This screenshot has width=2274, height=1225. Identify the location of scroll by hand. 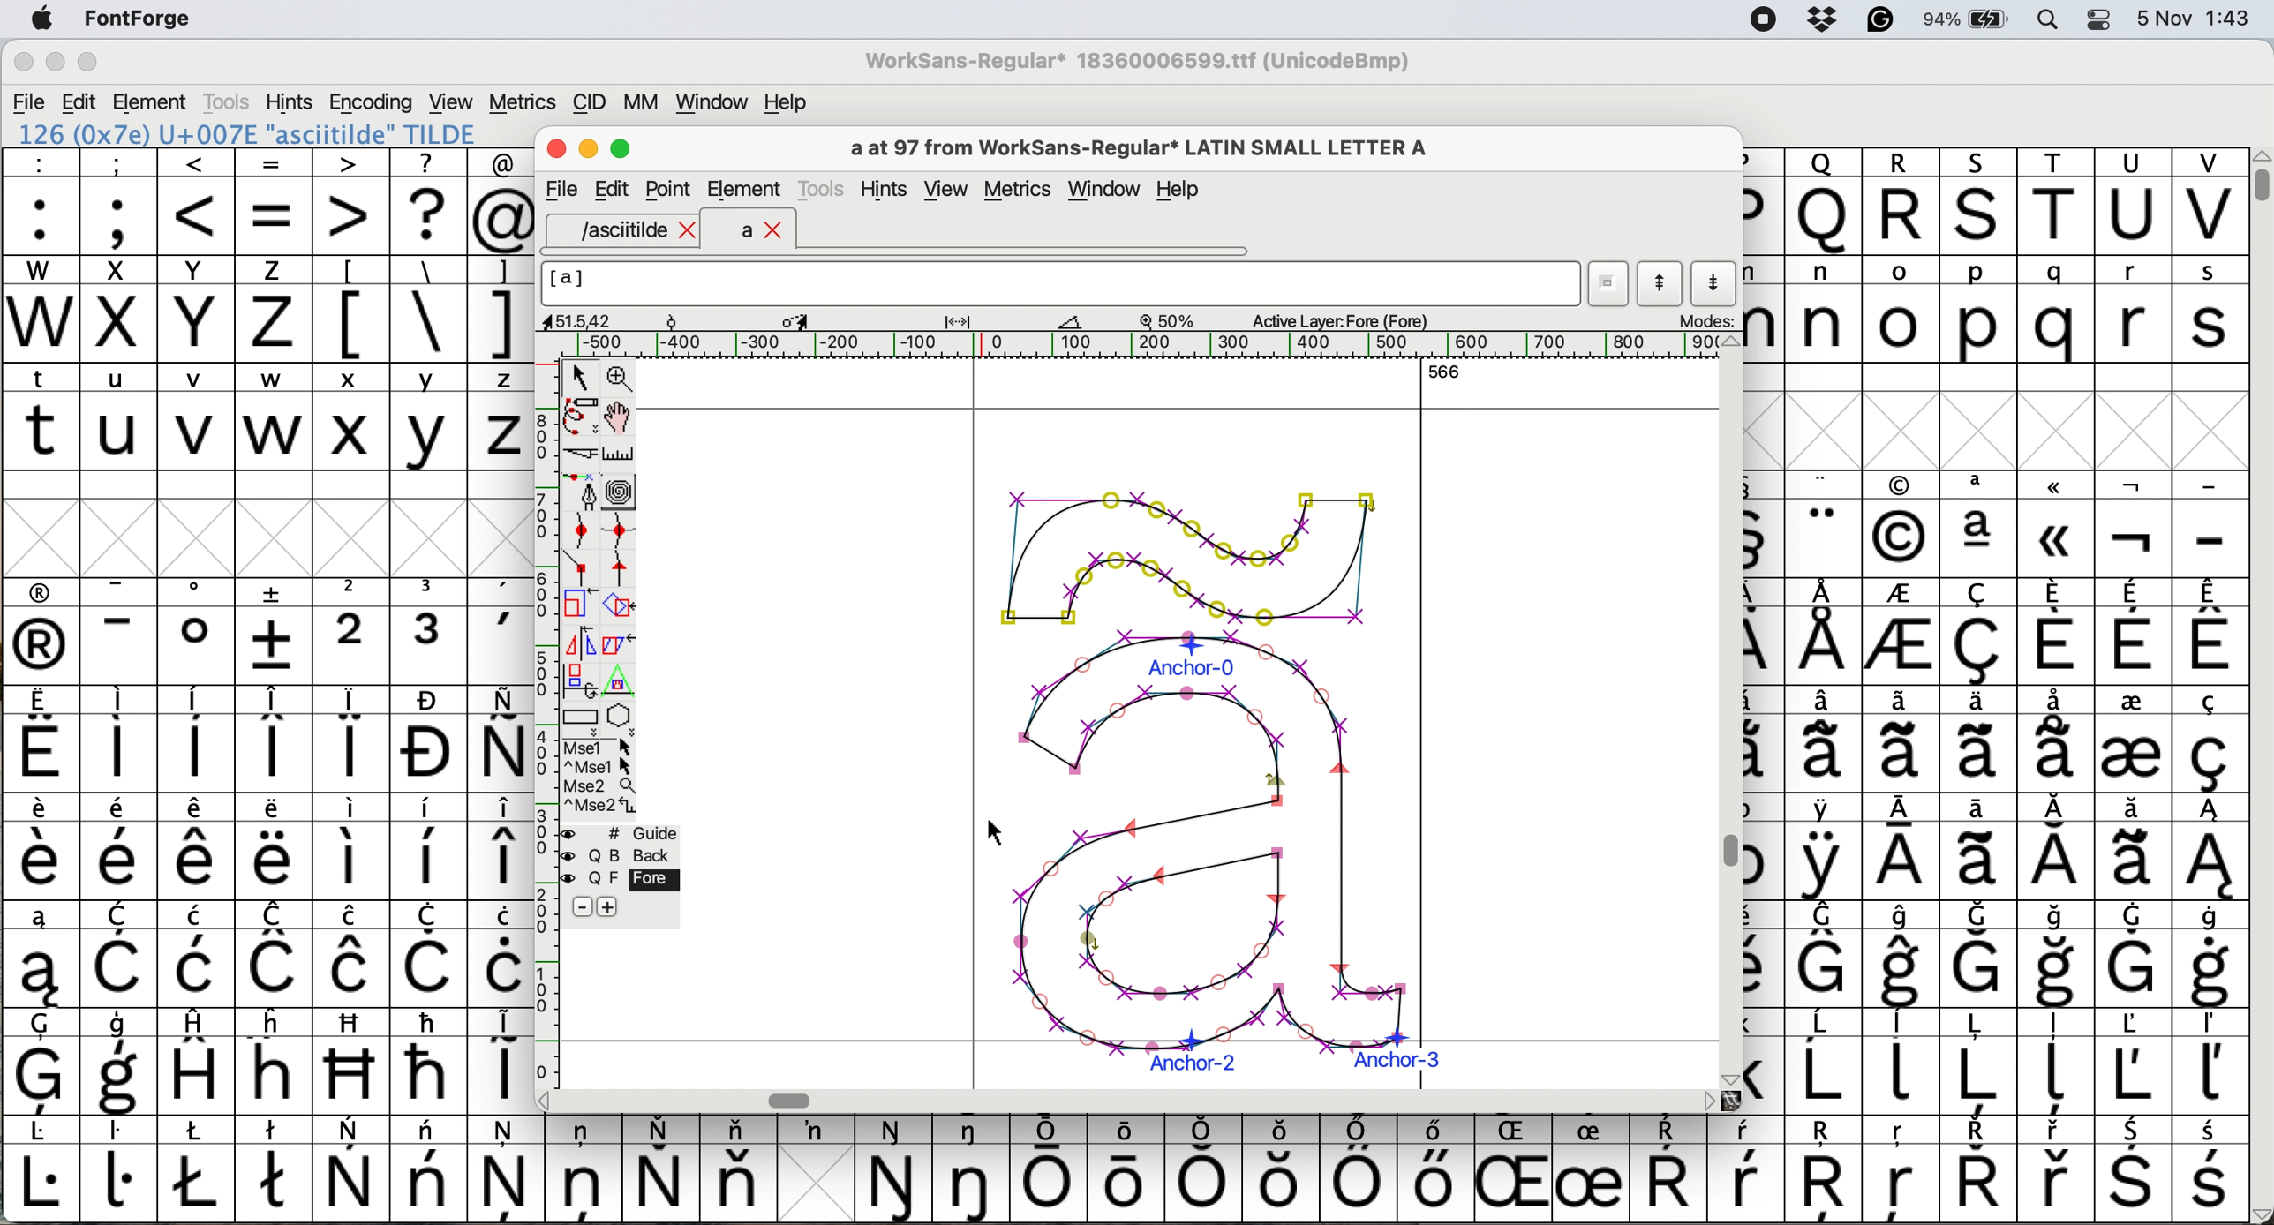
(620, 417).